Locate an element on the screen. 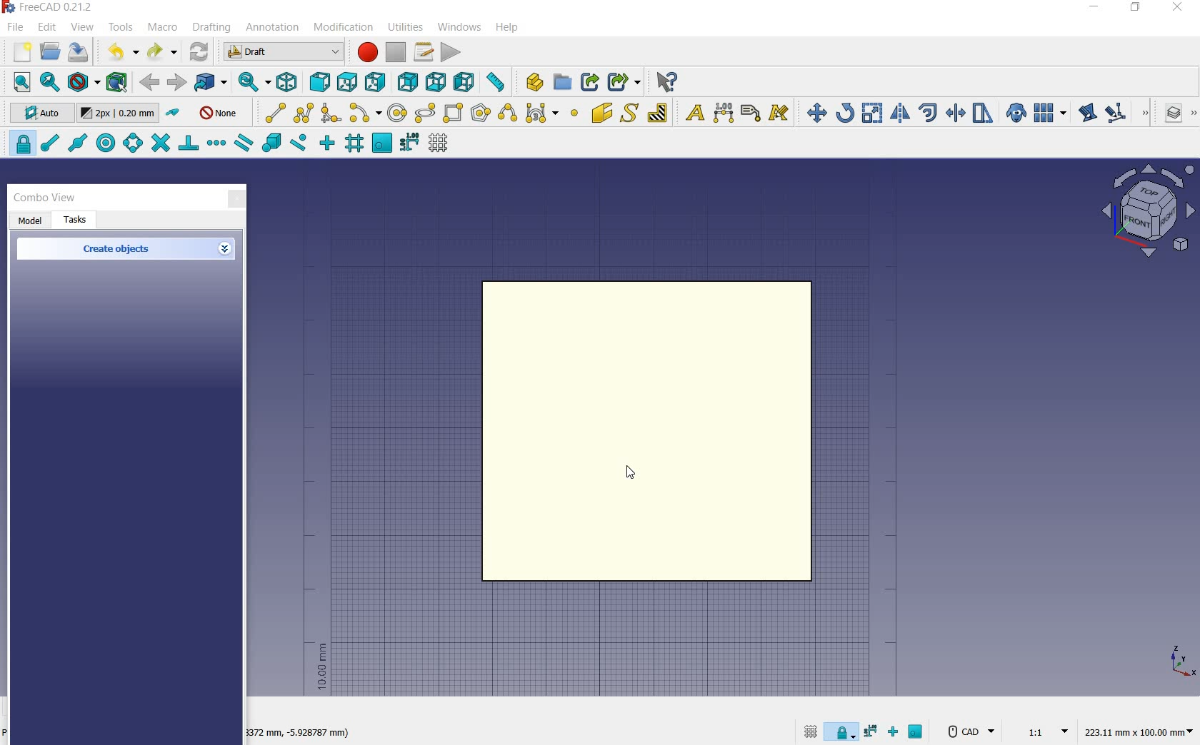 The height and width of the screenshot is (745, 1200). current working plane: auto is located at coordinates (37, 115).